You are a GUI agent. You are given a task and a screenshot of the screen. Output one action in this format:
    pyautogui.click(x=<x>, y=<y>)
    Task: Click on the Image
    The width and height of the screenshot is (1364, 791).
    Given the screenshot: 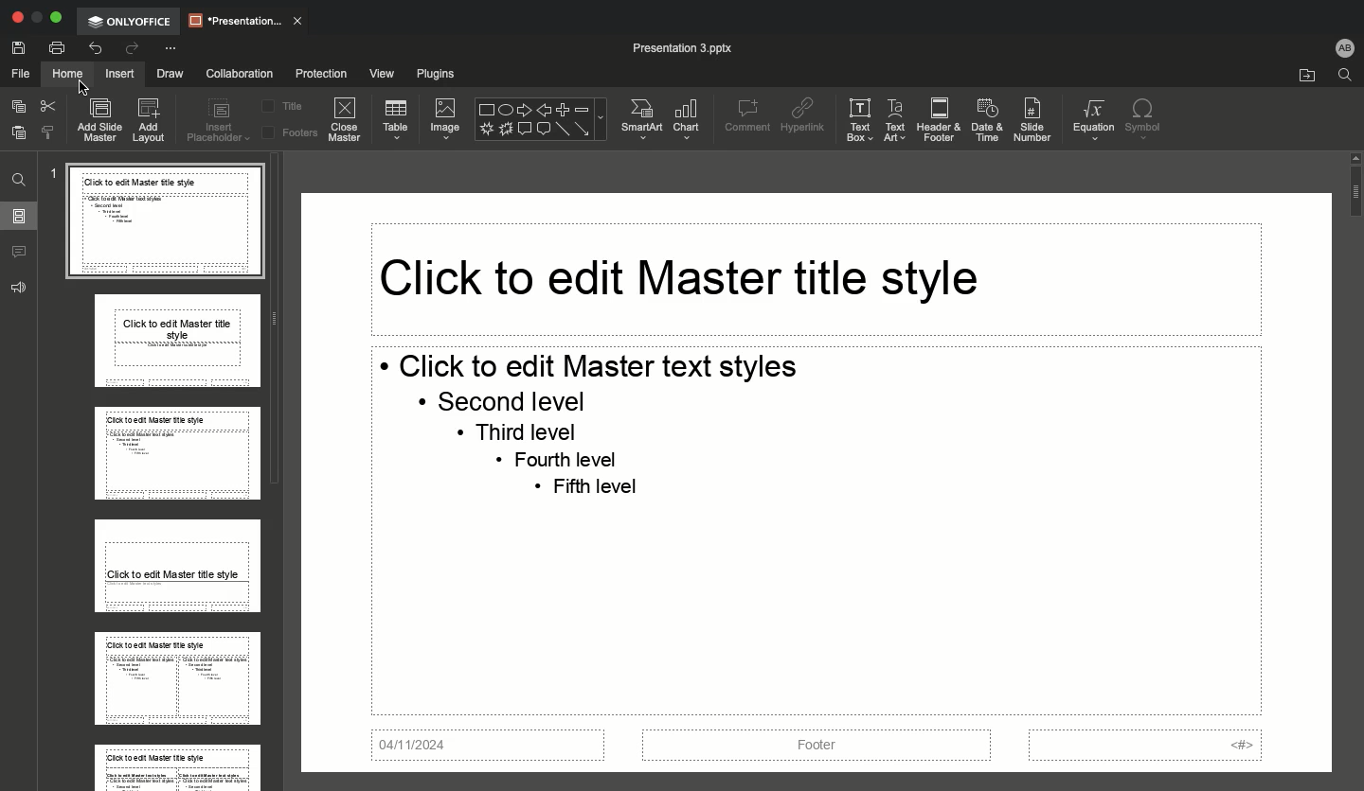 What is the action you would take?
    pyautogui.click(x=442, y=115)
    